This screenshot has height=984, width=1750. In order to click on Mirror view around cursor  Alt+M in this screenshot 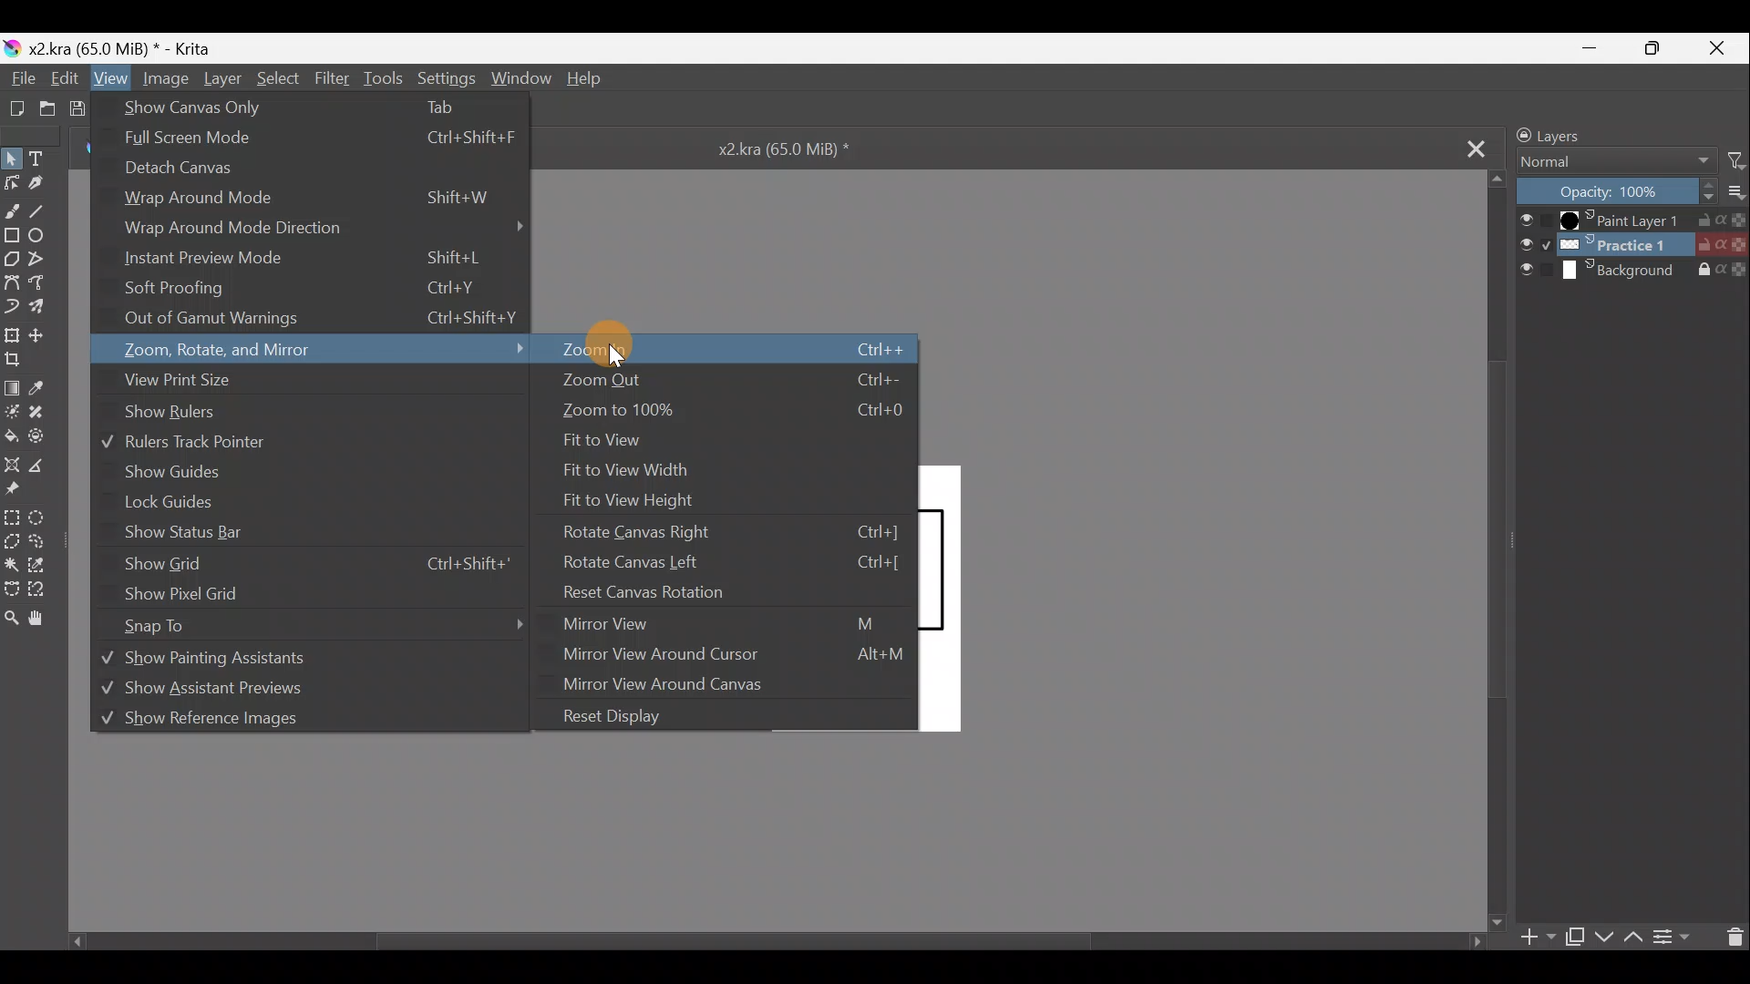, I will do `click(731, 658)`.